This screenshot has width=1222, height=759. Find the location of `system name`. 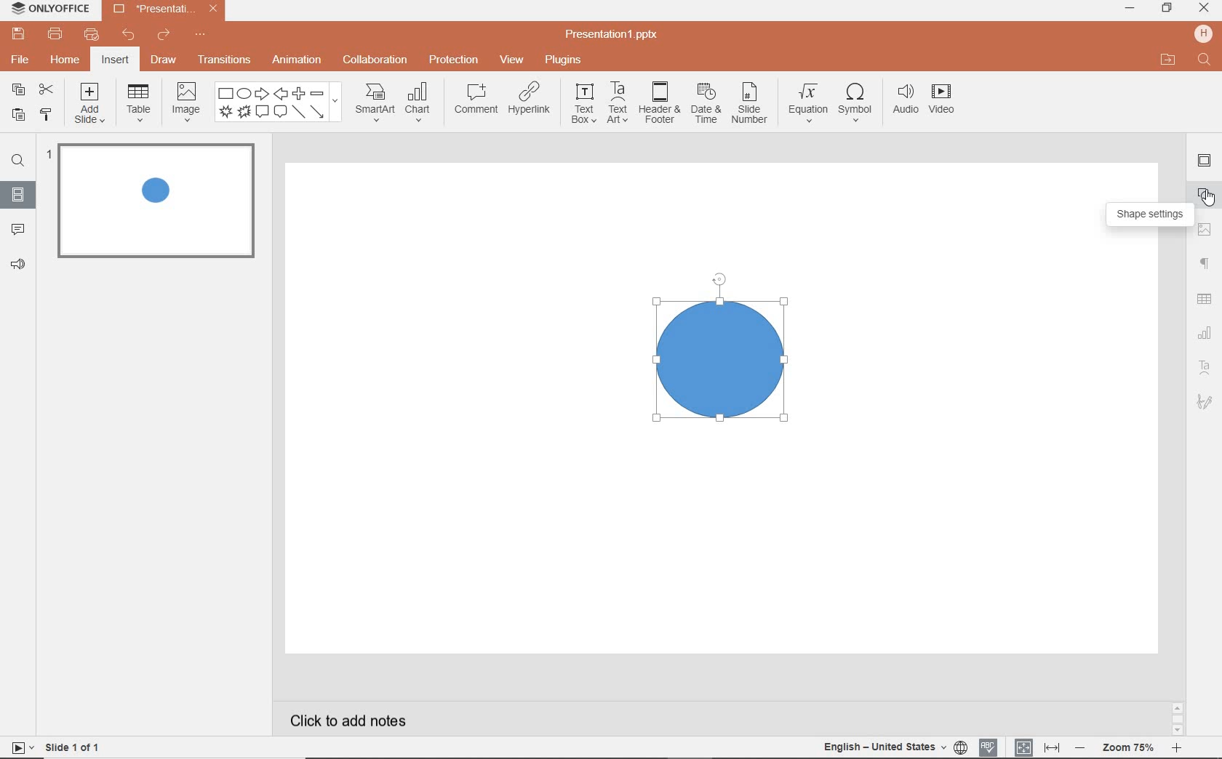

system name is located at coordinates (48, 9).